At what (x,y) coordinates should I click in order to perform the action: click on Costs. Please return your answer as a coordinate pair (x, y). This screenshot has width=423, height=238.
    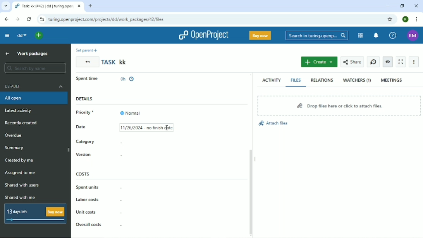
    Looking at the image, I should click on (83, 174).